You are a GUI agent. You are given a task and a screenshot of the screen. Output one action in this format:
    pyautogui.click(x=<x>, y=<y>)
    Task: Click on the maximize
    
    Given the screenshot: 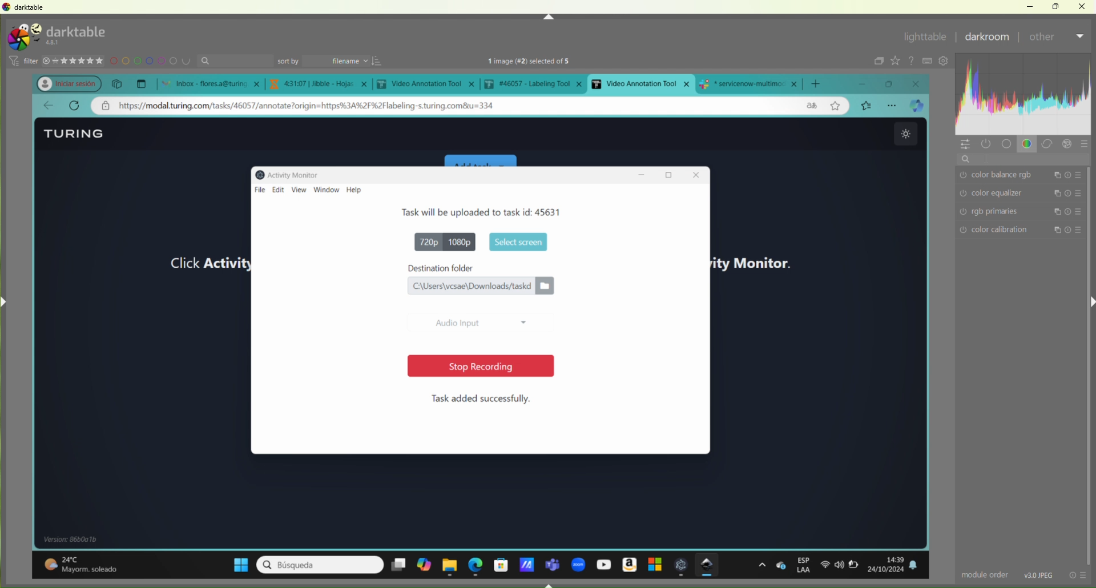 What is the action you would take?
    pyautogui.click(x=893, y=84)
    